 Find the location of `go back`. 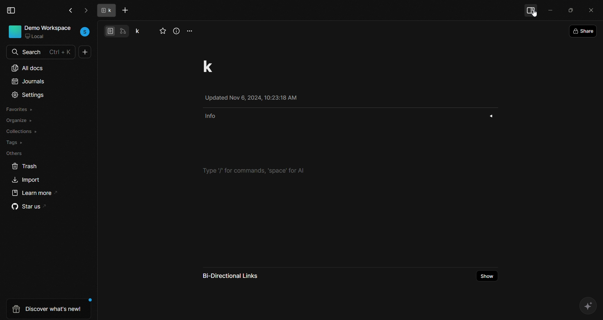

go back is located at coordinates (70, 10).